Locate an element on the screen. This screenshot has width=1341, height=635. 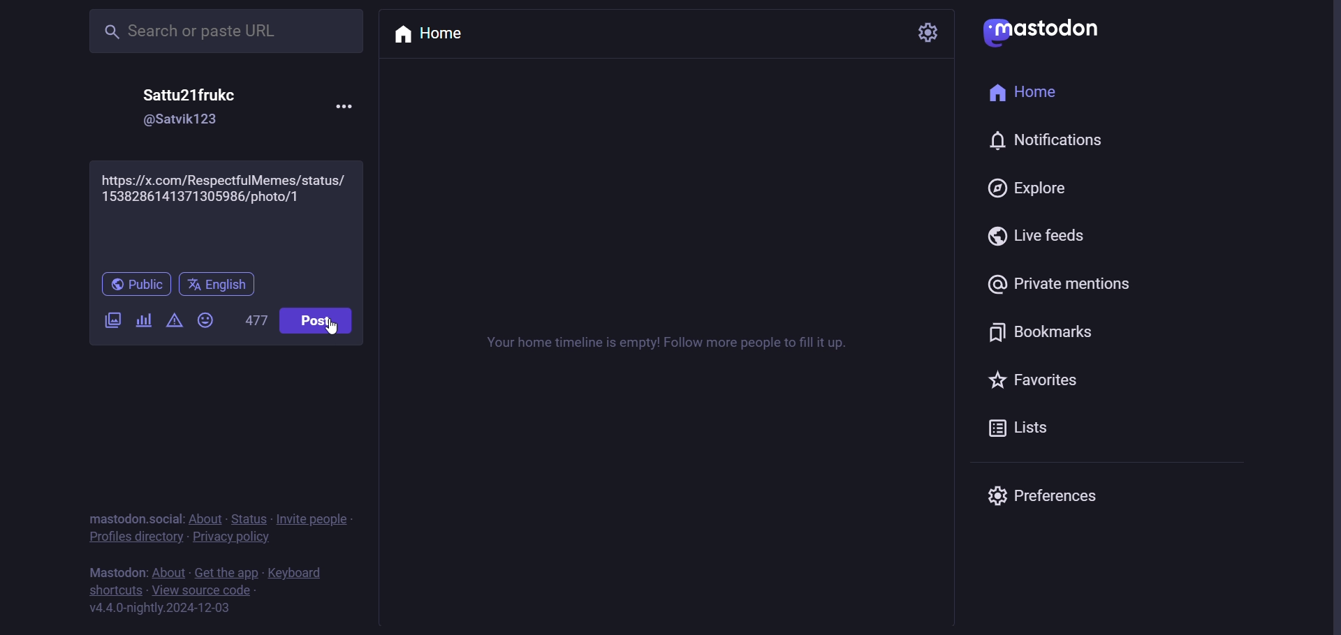
status is located at coordinates (249, 520).